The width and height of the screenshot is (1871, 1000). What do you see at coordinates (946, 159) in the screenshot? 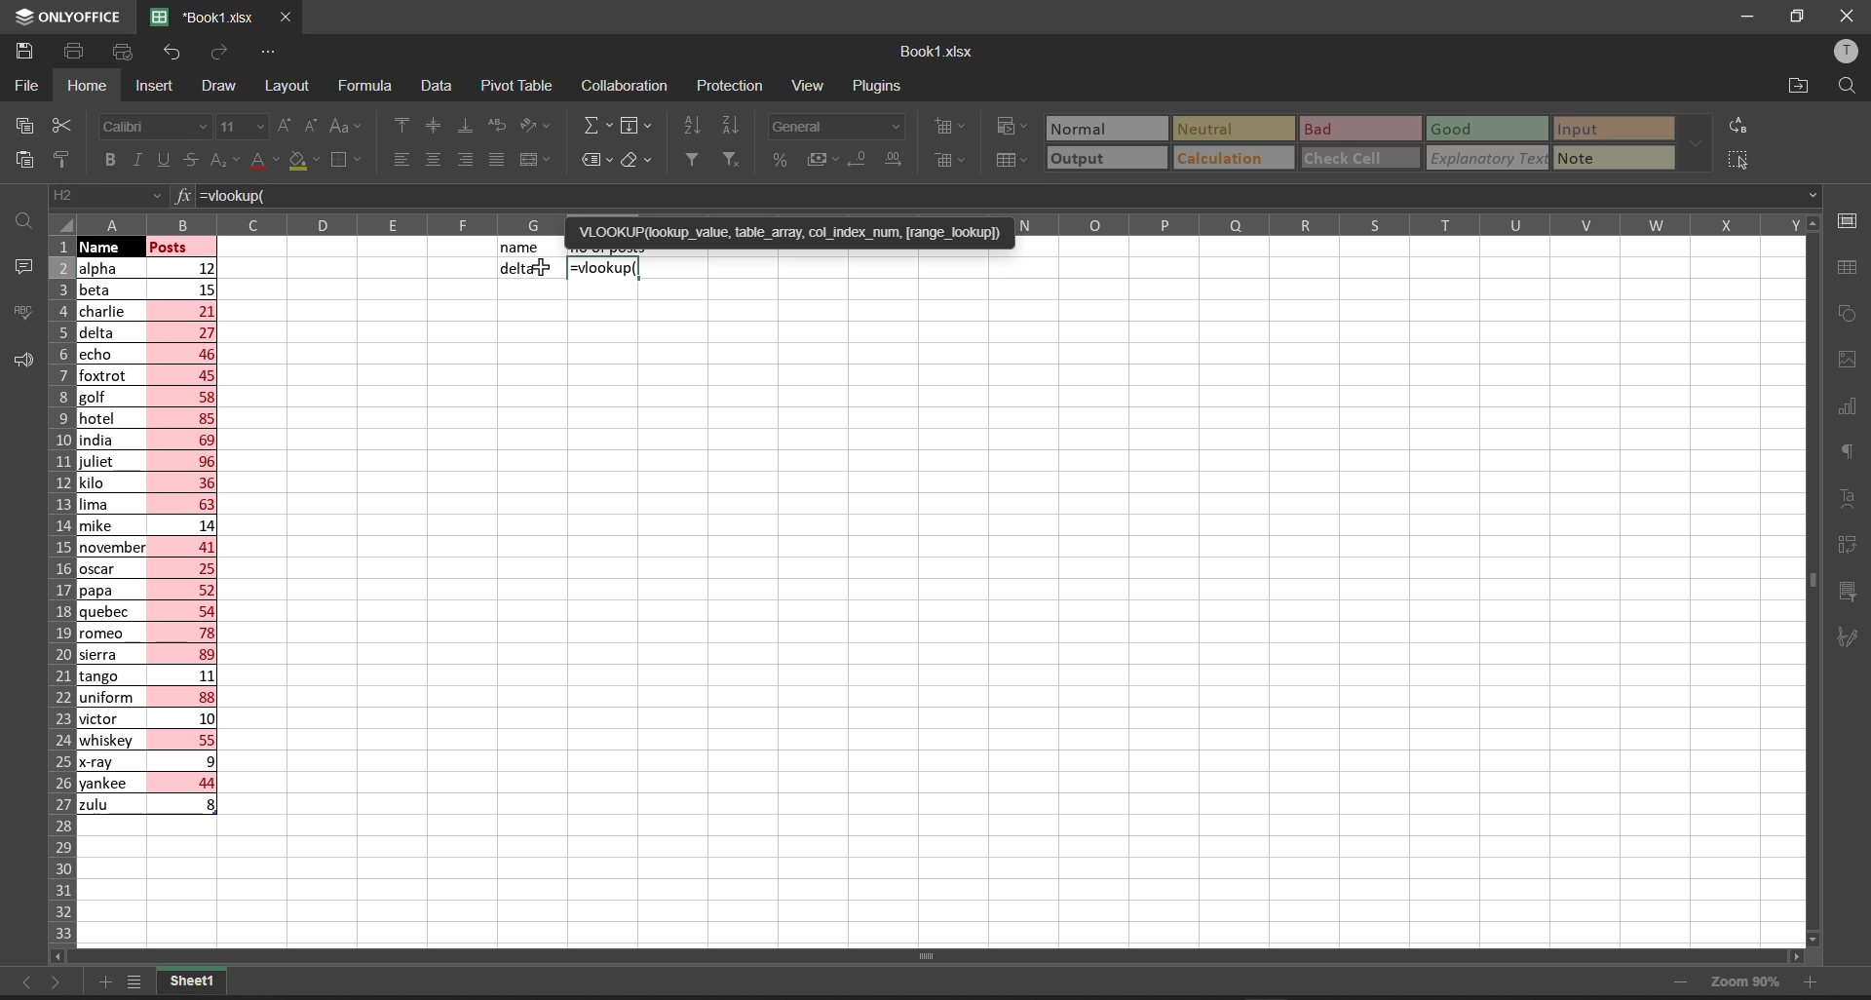
I see `delete cells` at bounding box center [946, 159].